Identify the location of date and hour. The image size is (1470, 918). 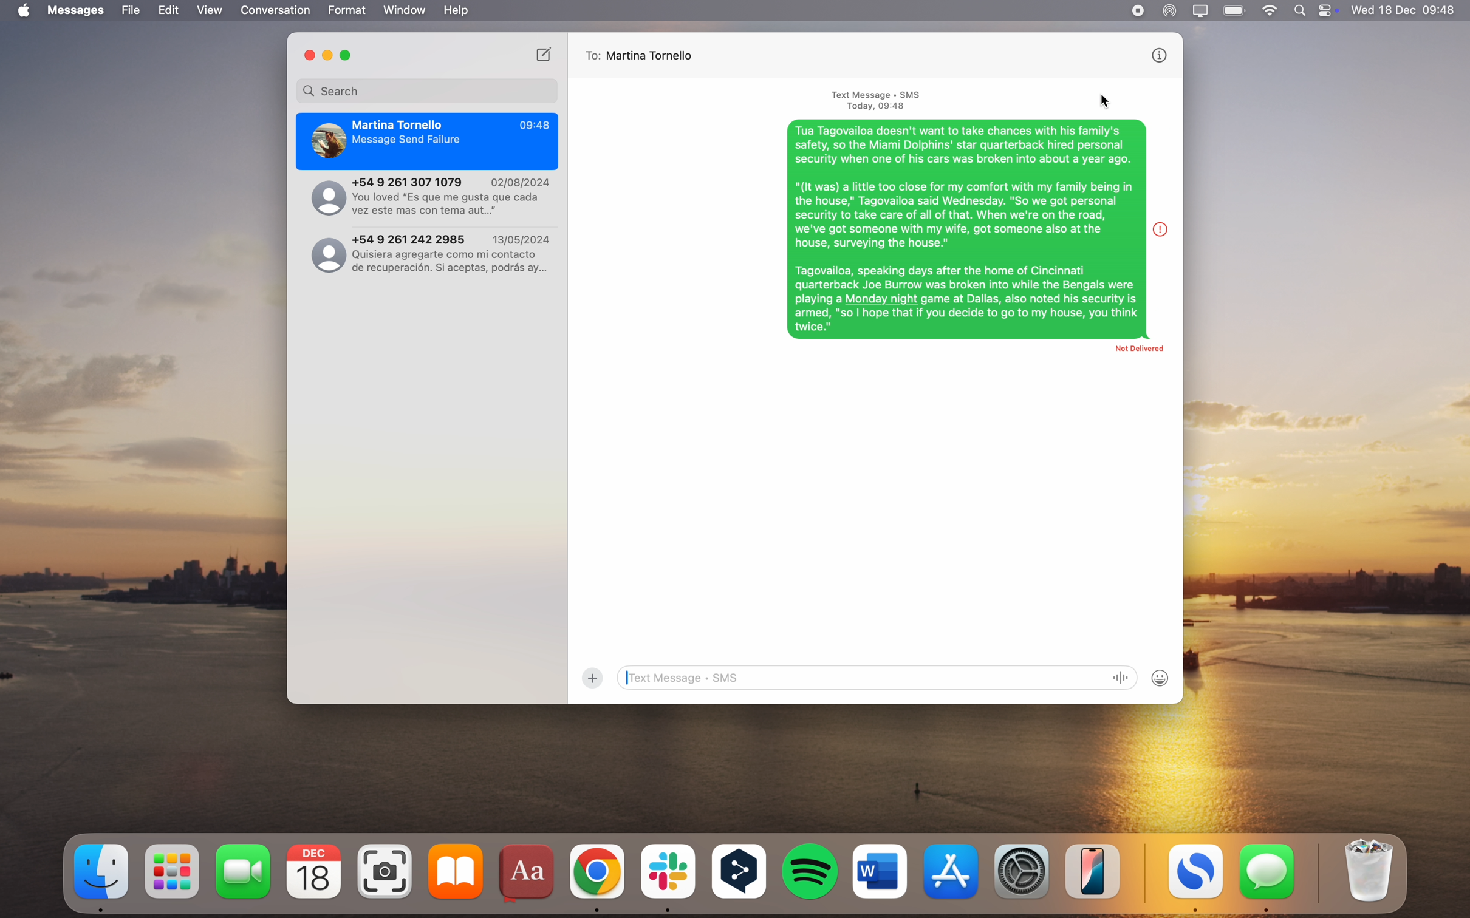
(1404, 10).